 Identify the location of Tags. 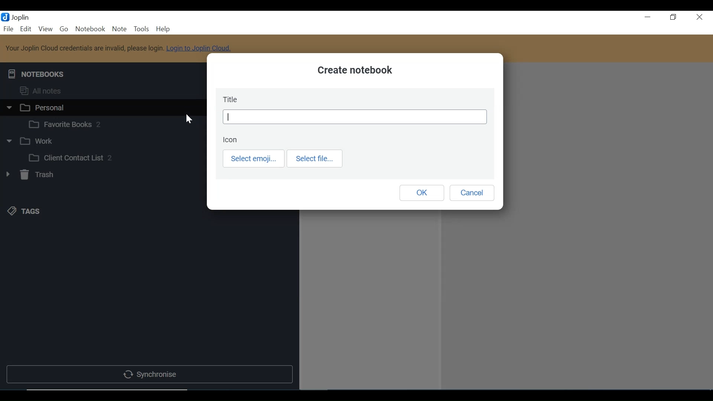
(25, 212).